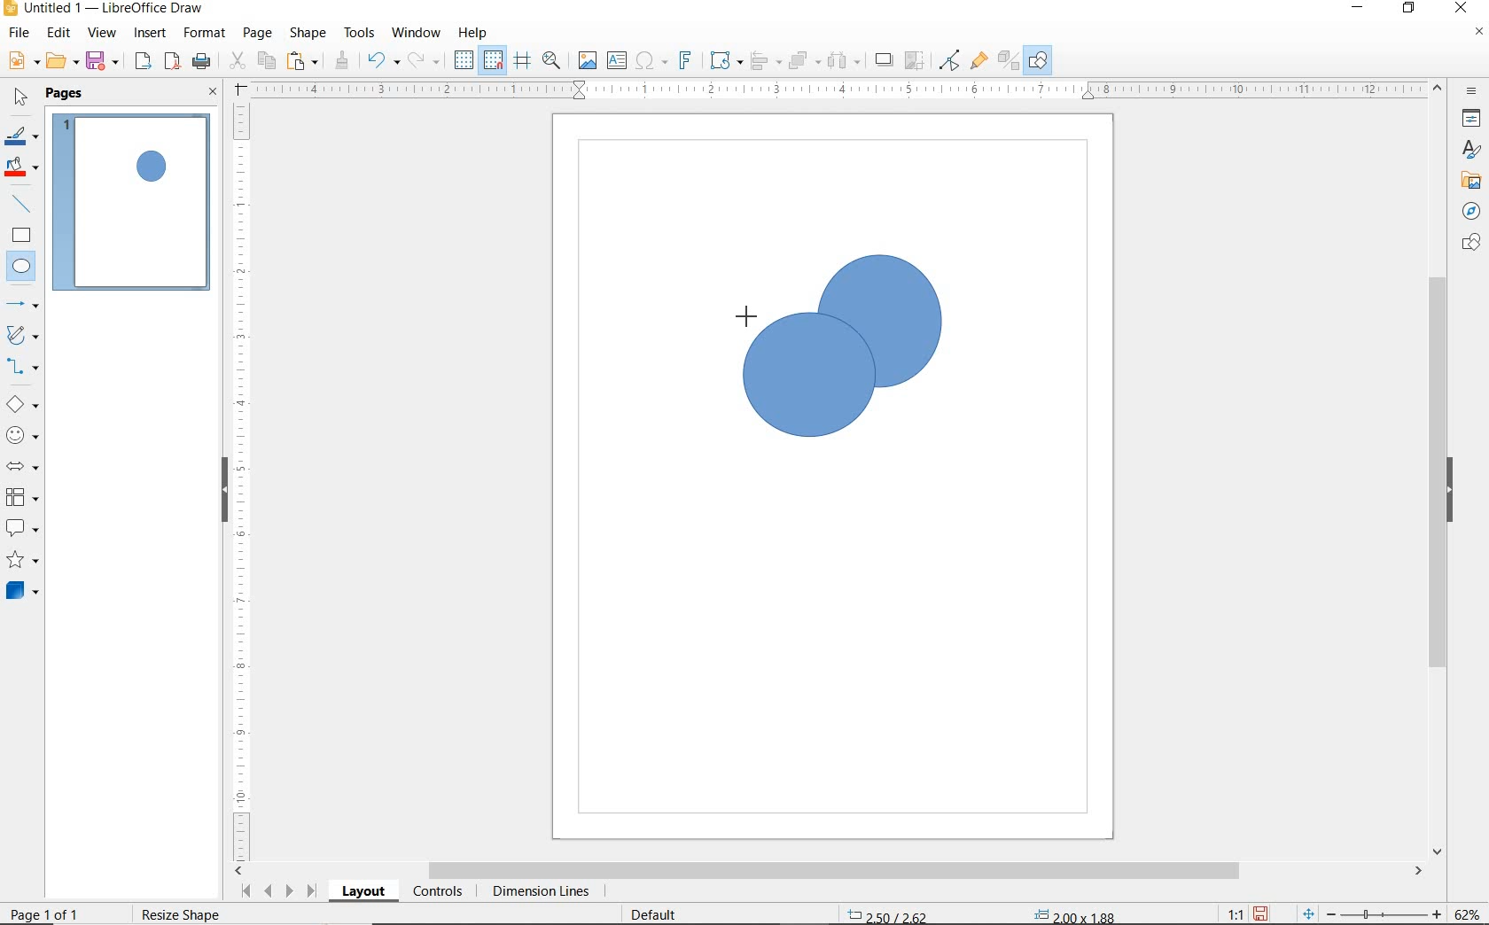 The image size is (1489, 925). What do you see at coordinates (1360, 9) in the screenshot?
I see `MINIMIZE` at bounding box center [1360, 9].